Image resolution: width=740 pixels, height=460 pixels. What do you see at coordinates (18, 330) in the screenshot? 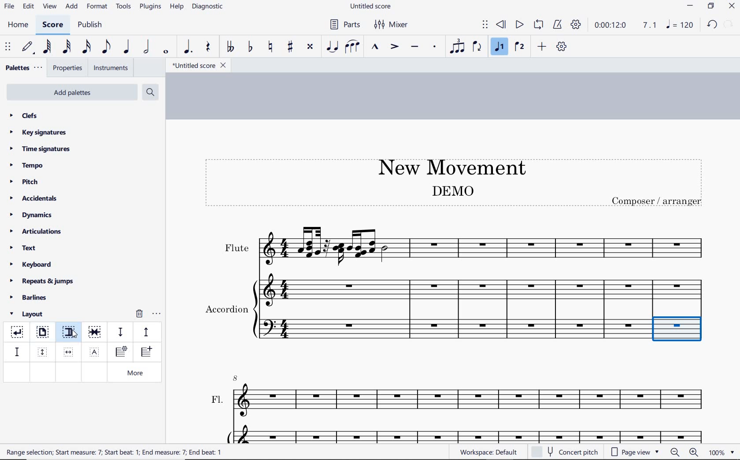
I see `system break` at bounding box center [18, 330].